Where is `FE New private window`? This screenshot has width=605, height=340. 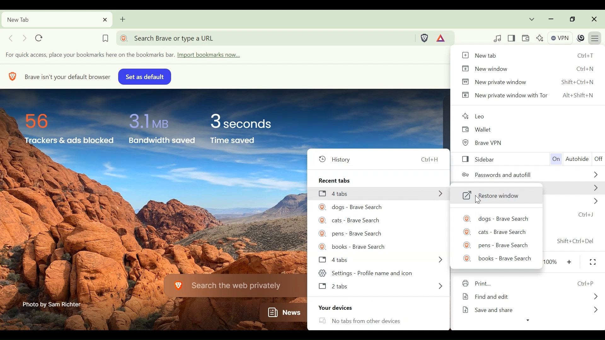 FE New private window is located at coordinates (495, 82).